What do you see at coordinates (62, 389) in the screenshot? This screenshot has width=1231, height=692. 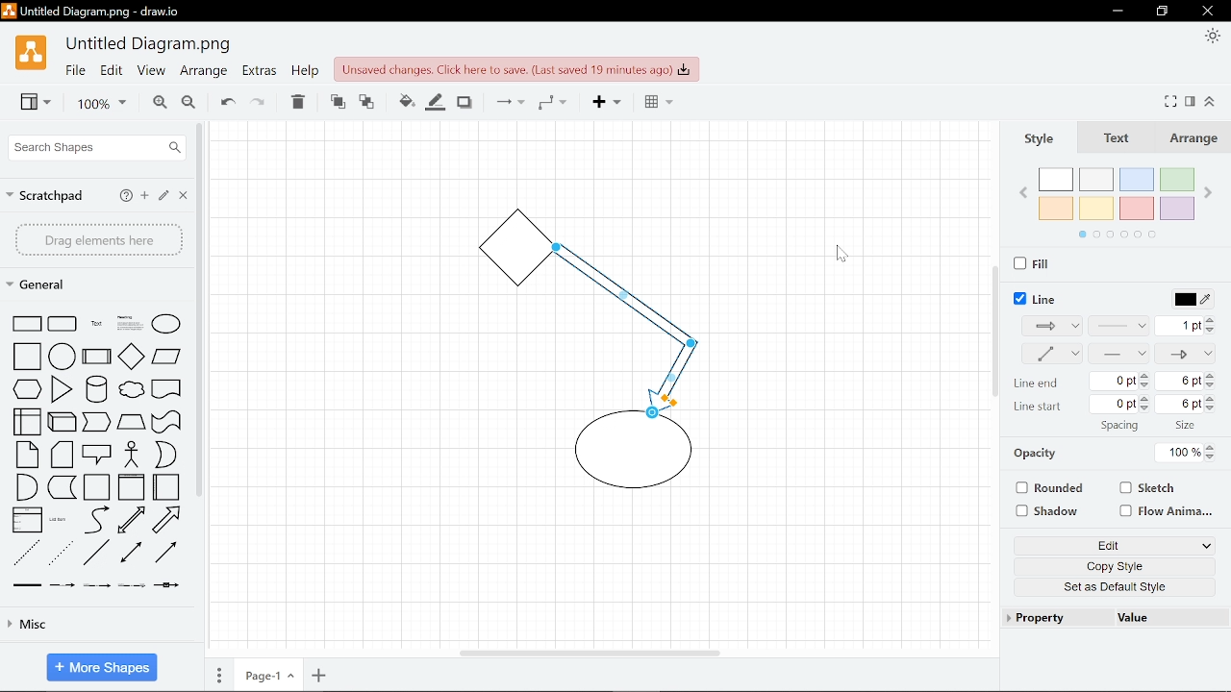 I see `shape` at bounding box center [62, 389].